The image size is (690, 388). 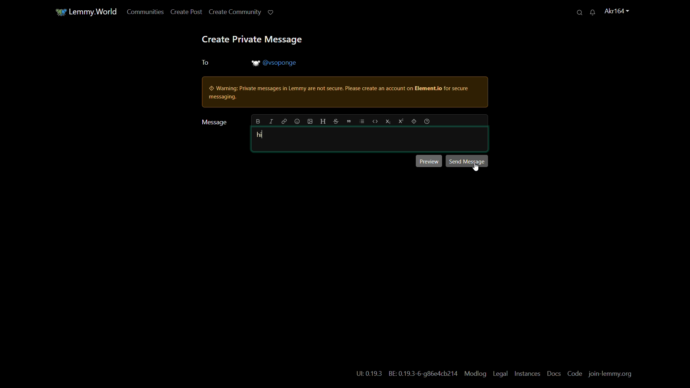 I want to click on warning pop up, so click(x=342, y=93).